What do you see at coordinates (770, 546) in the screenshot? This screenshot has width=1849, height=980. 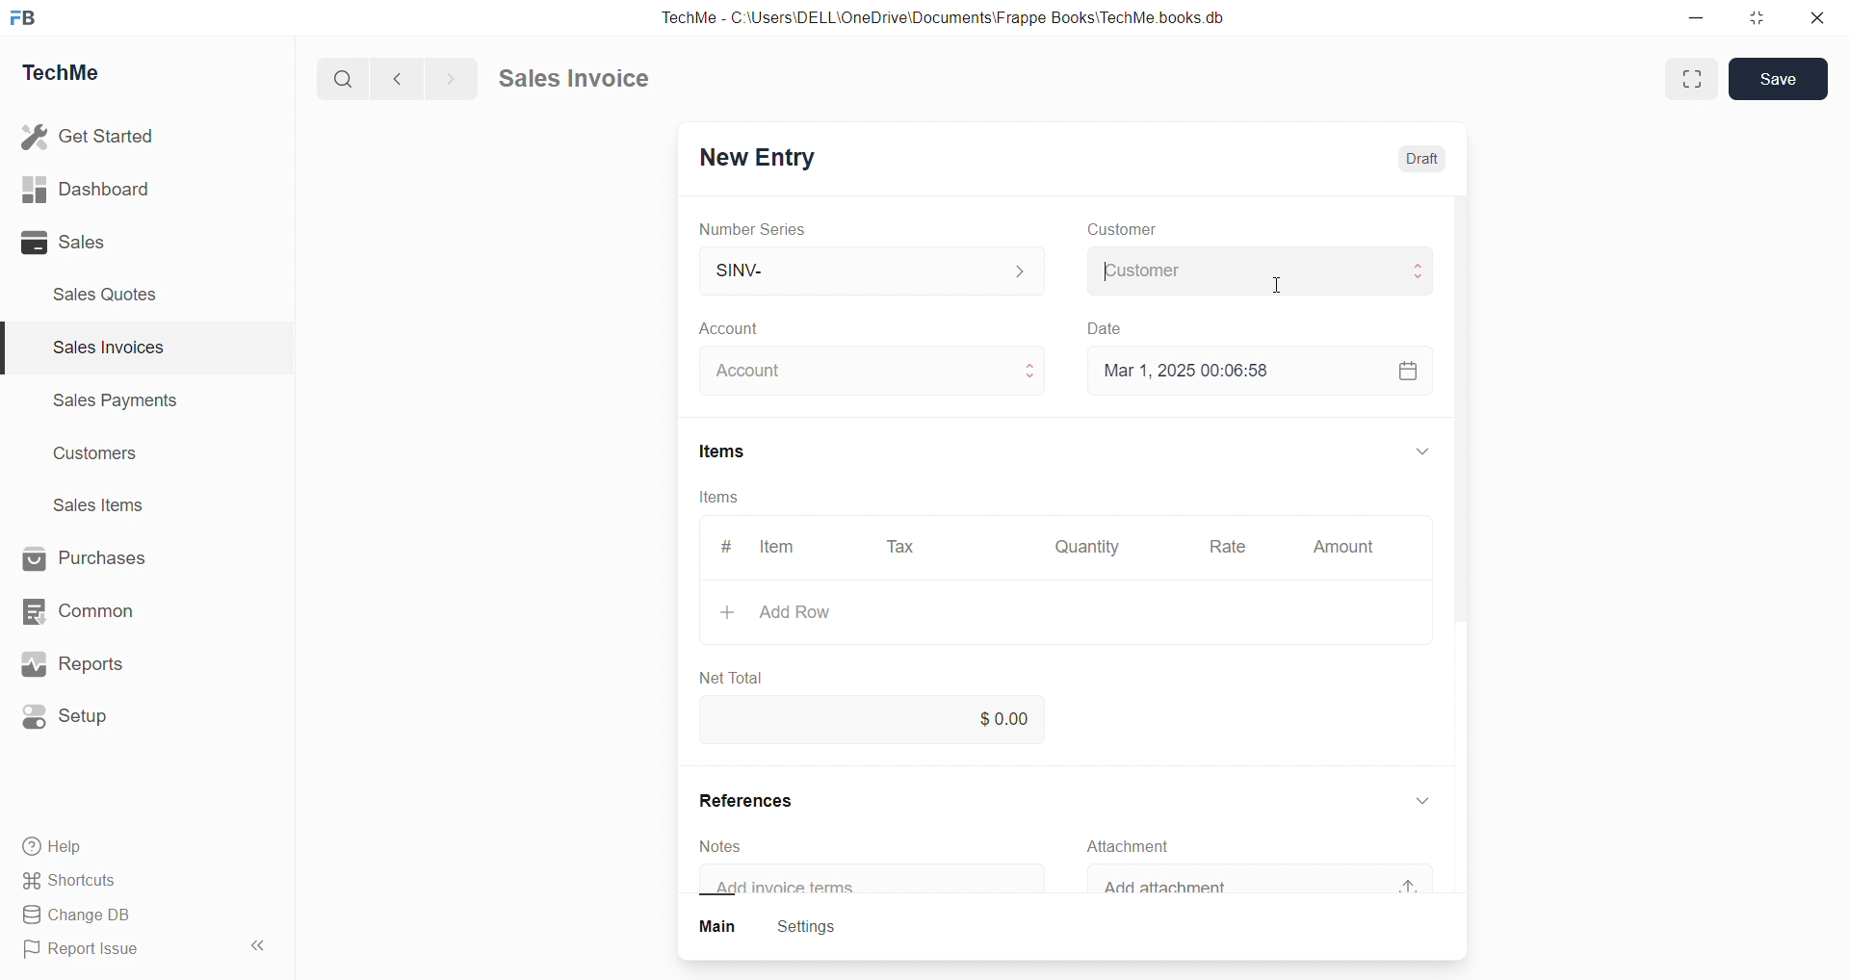 I see `# Item` at bounding box center [770, 546].